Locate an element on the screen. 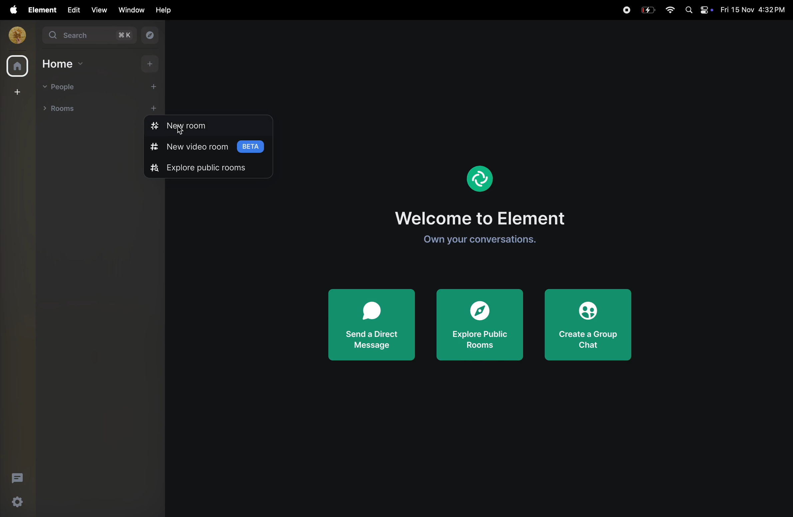 This screenshot has height=517, width=793. rooms is located at coordinates (66, 110).